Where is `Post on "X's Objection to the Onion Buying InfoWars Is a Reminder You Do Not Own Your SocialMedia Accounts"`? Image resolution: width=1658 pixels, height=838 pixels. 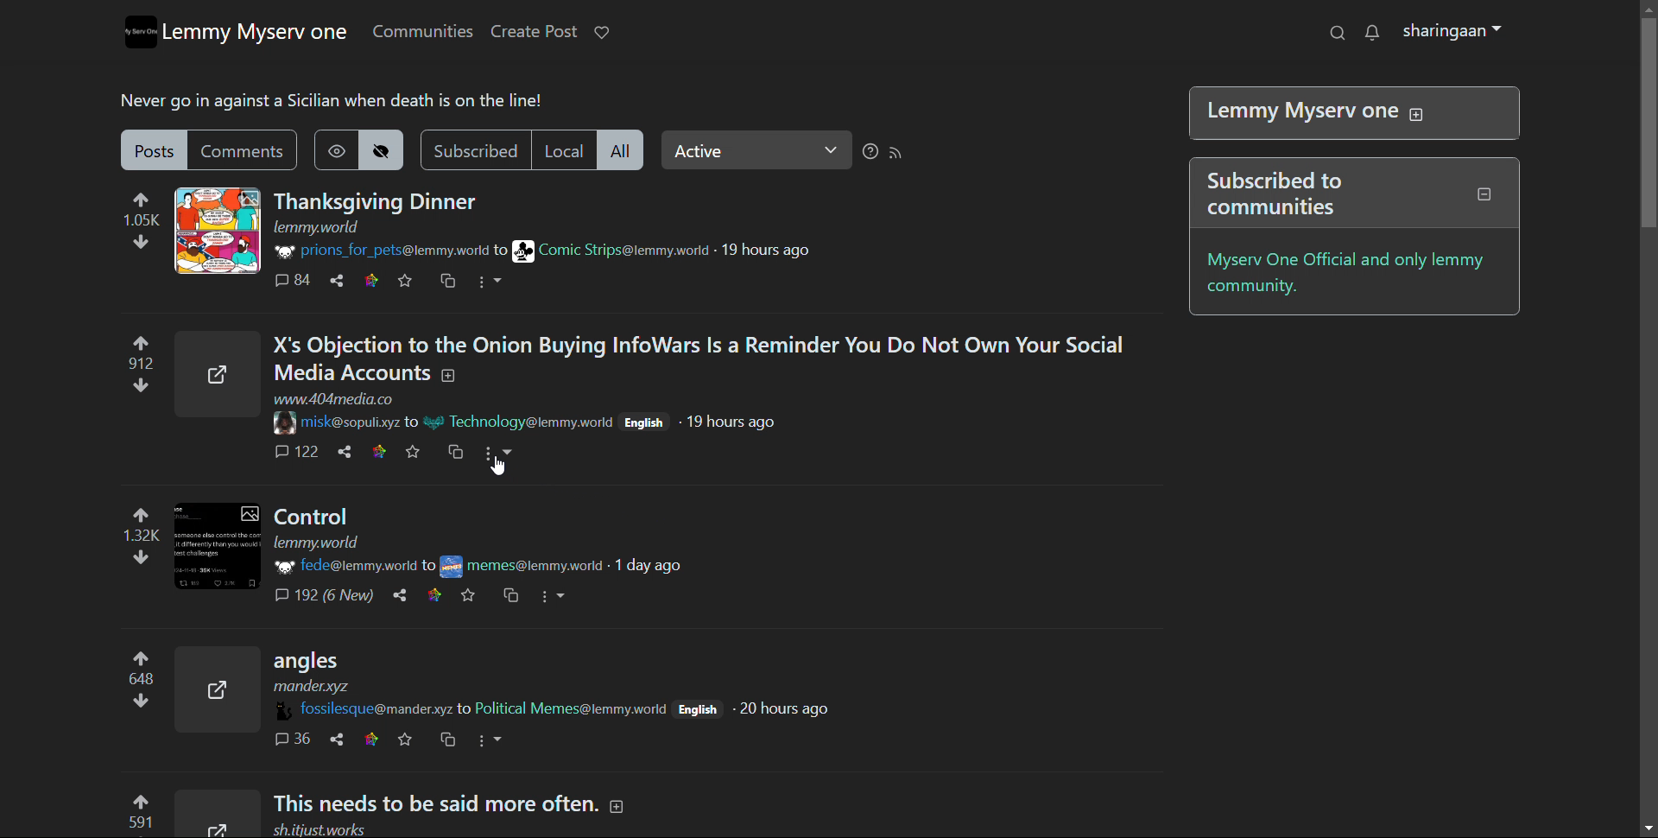
Post on "X's Objection to the Onion Buying InfoWars Is a Reminder You Do Not Own Your SocialMedia Accounts" is located at coordinates (699, 360).